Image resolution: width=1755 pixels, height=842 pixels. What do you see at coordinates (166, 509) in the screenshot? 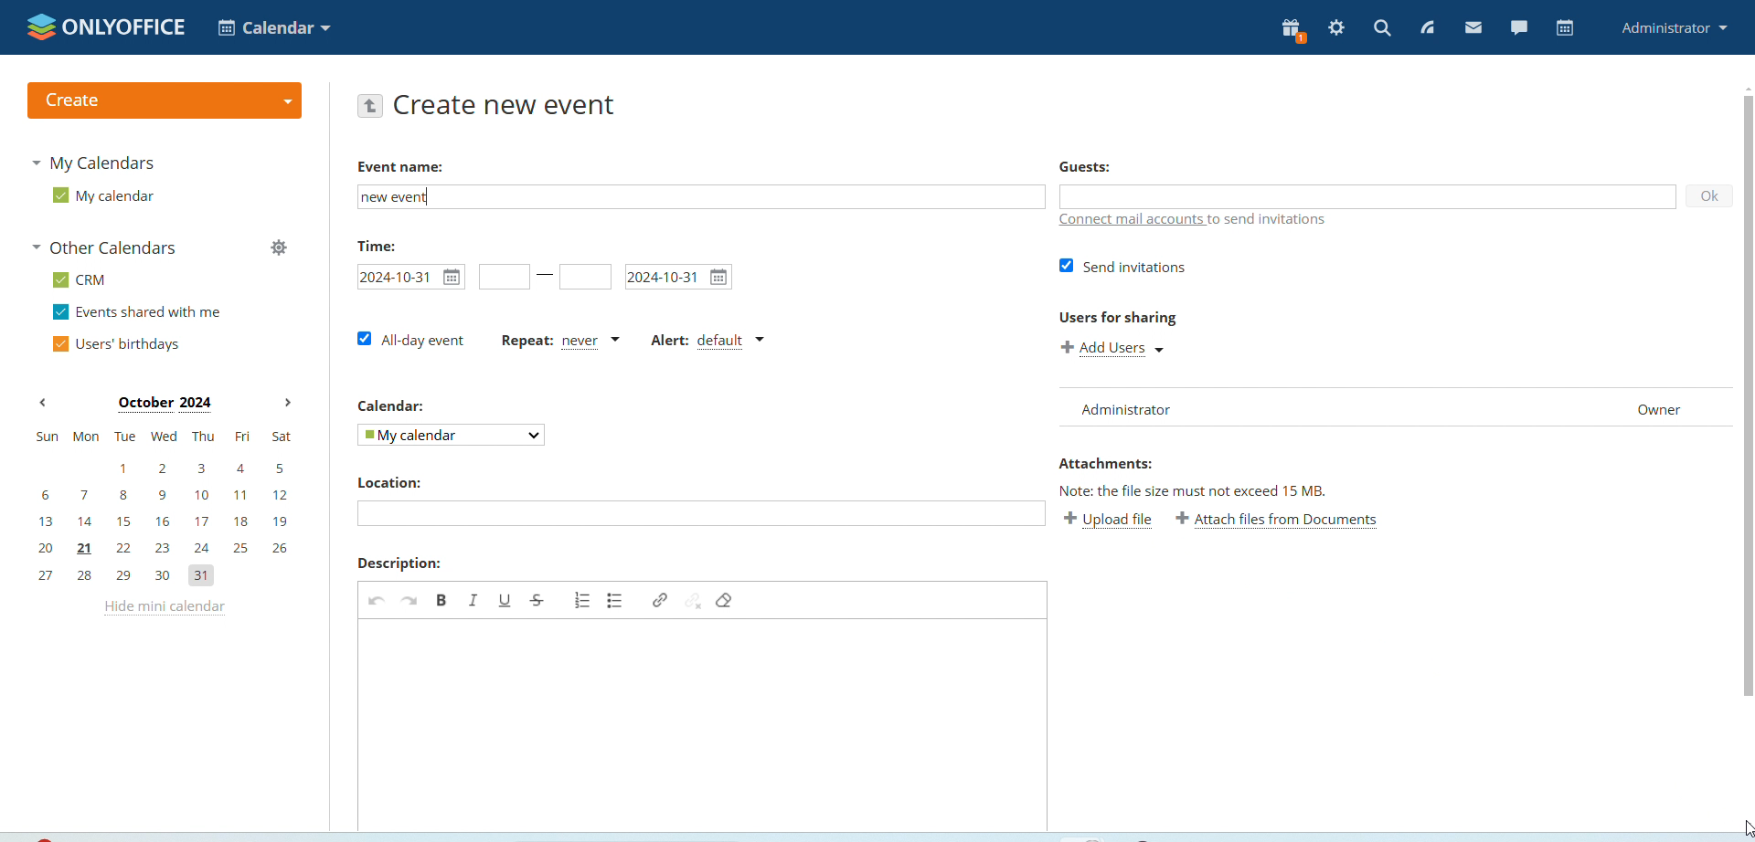
I see `mini calendar` at bounding box center [166, 509].